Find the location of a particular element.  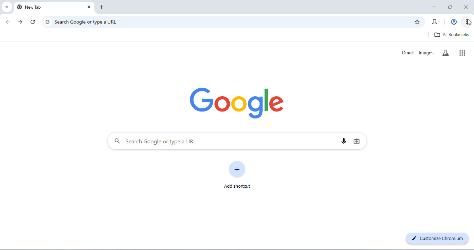

search google or type a URL is located at coordinates (91, 22).